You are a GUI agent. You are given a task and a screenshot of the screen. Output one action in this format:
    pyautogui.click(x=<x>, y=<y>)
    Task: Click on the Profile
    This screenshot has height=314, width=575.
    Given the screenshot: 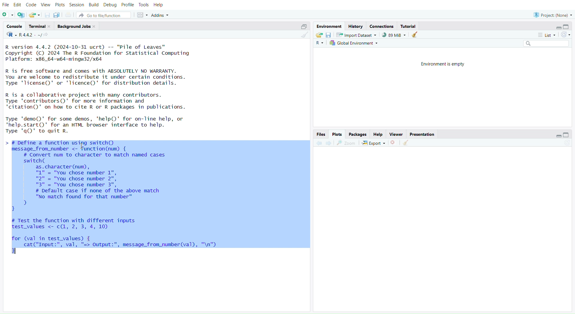 What is the action you would take?
    pyautogui.click(x=128, y=5)
    